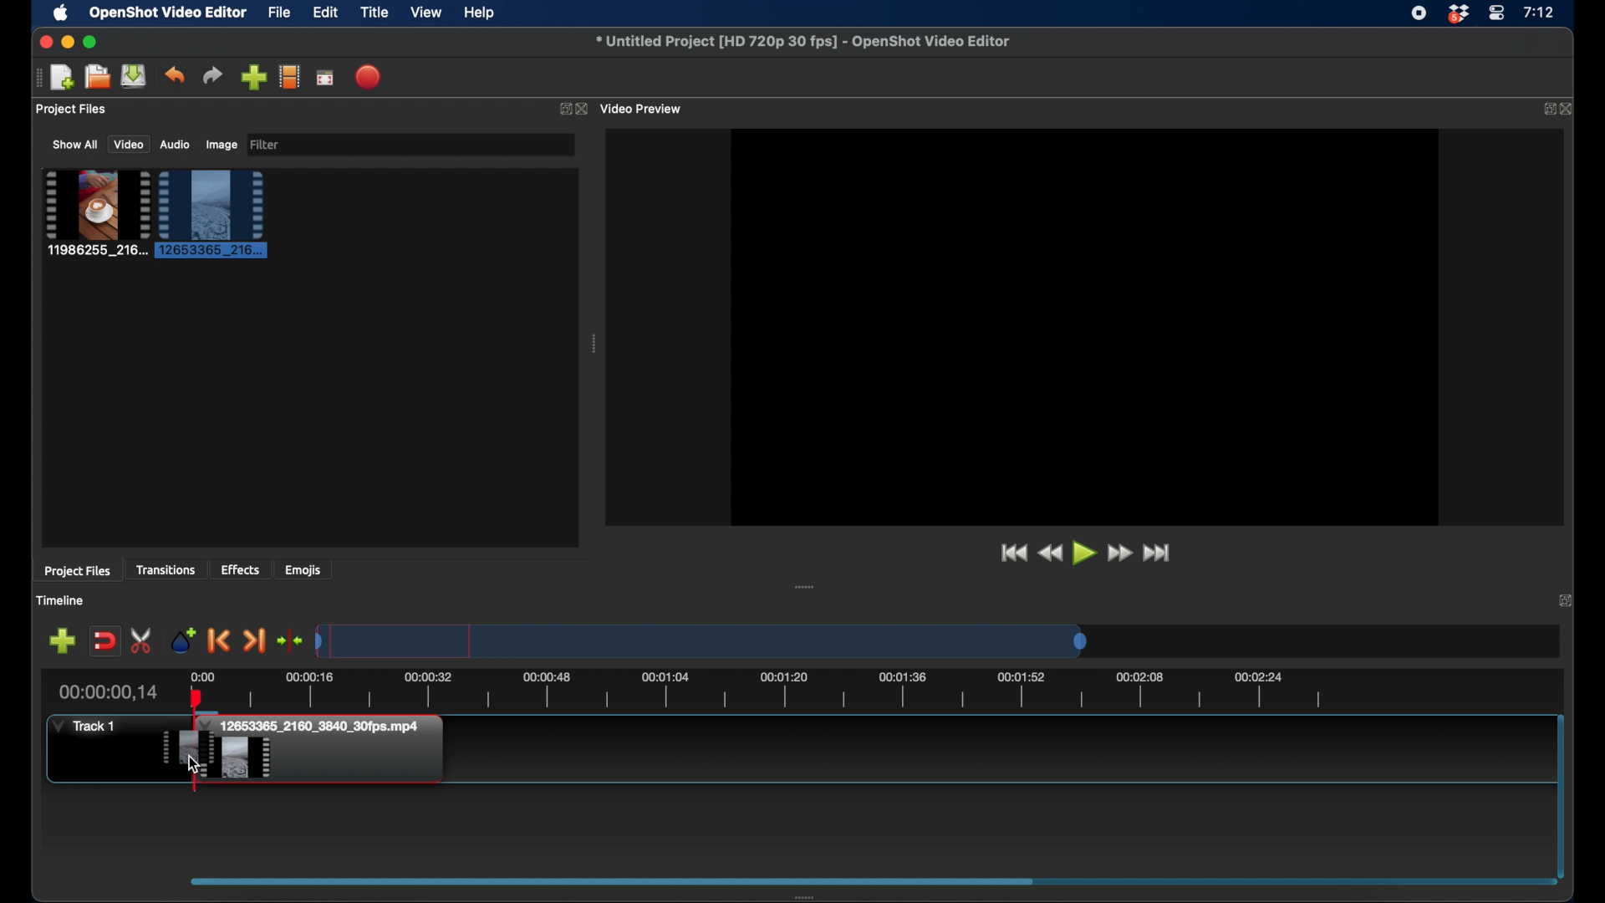 This screenshot has height=903, width=1605. I want to click on video, so click(126, 145).